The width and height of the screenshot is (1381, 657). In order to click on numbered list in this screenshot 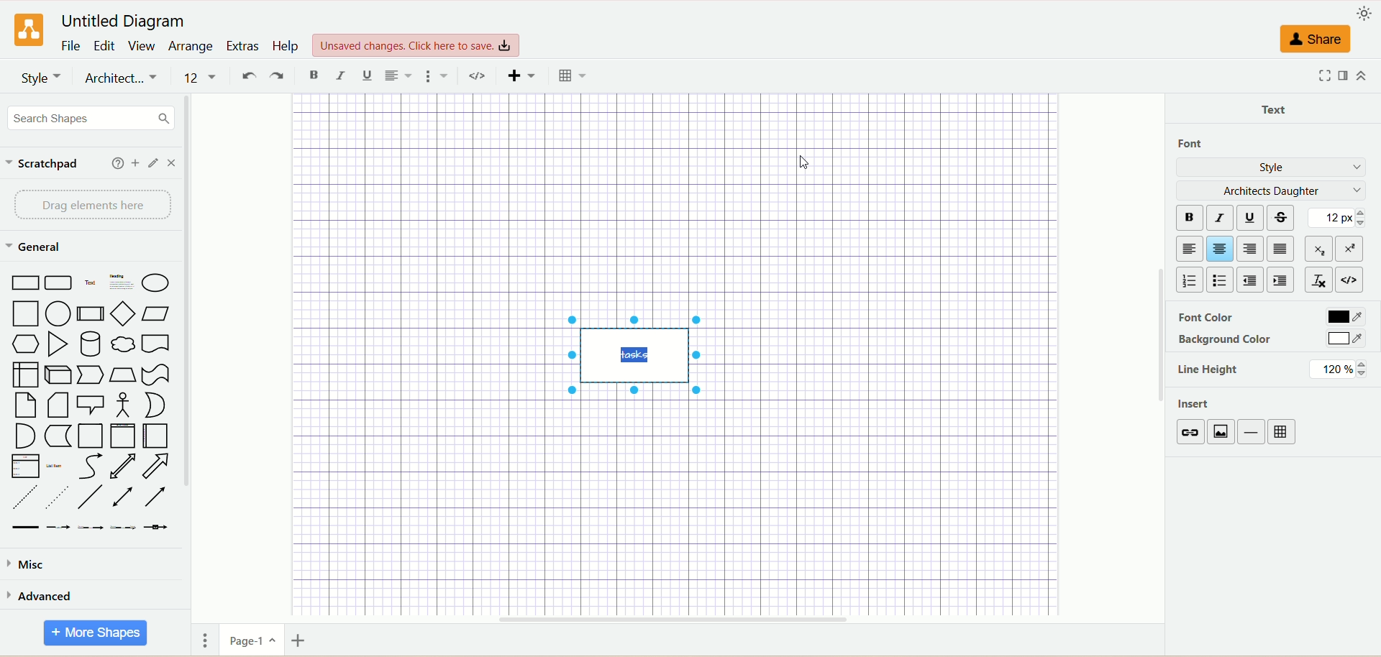, I will do `click(1188, 280)`.